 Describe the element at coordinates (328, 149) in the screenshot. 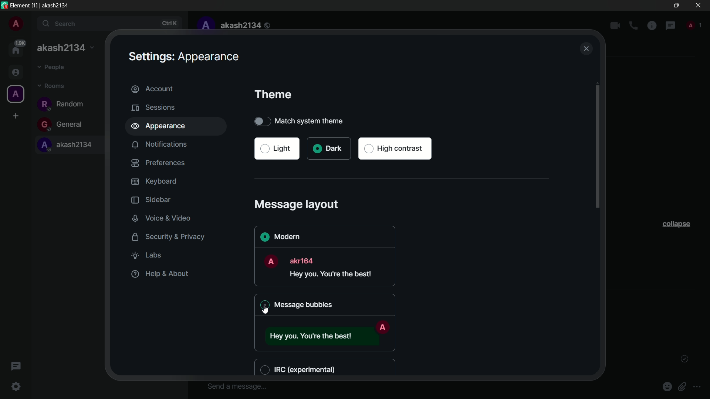

I see `dark` at that location.